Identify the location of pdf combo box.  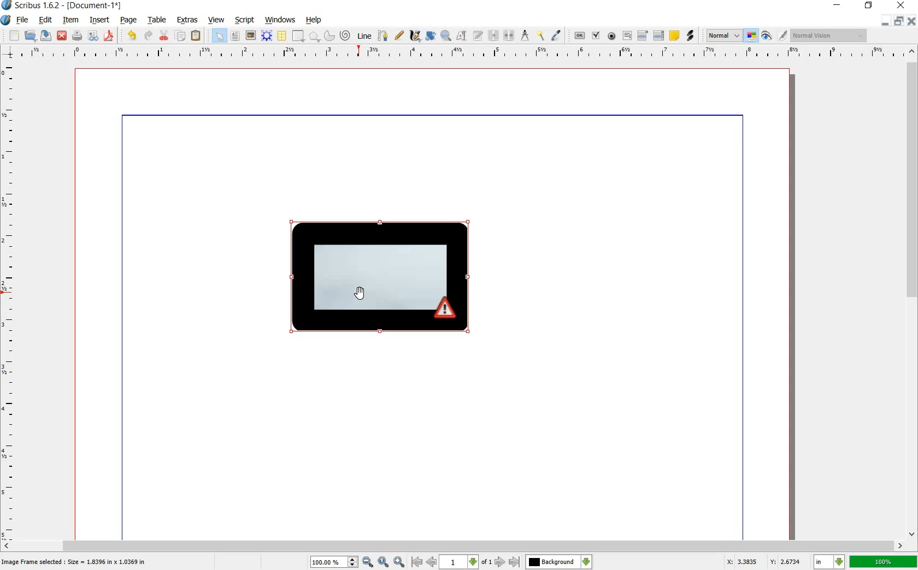
(643, 36).